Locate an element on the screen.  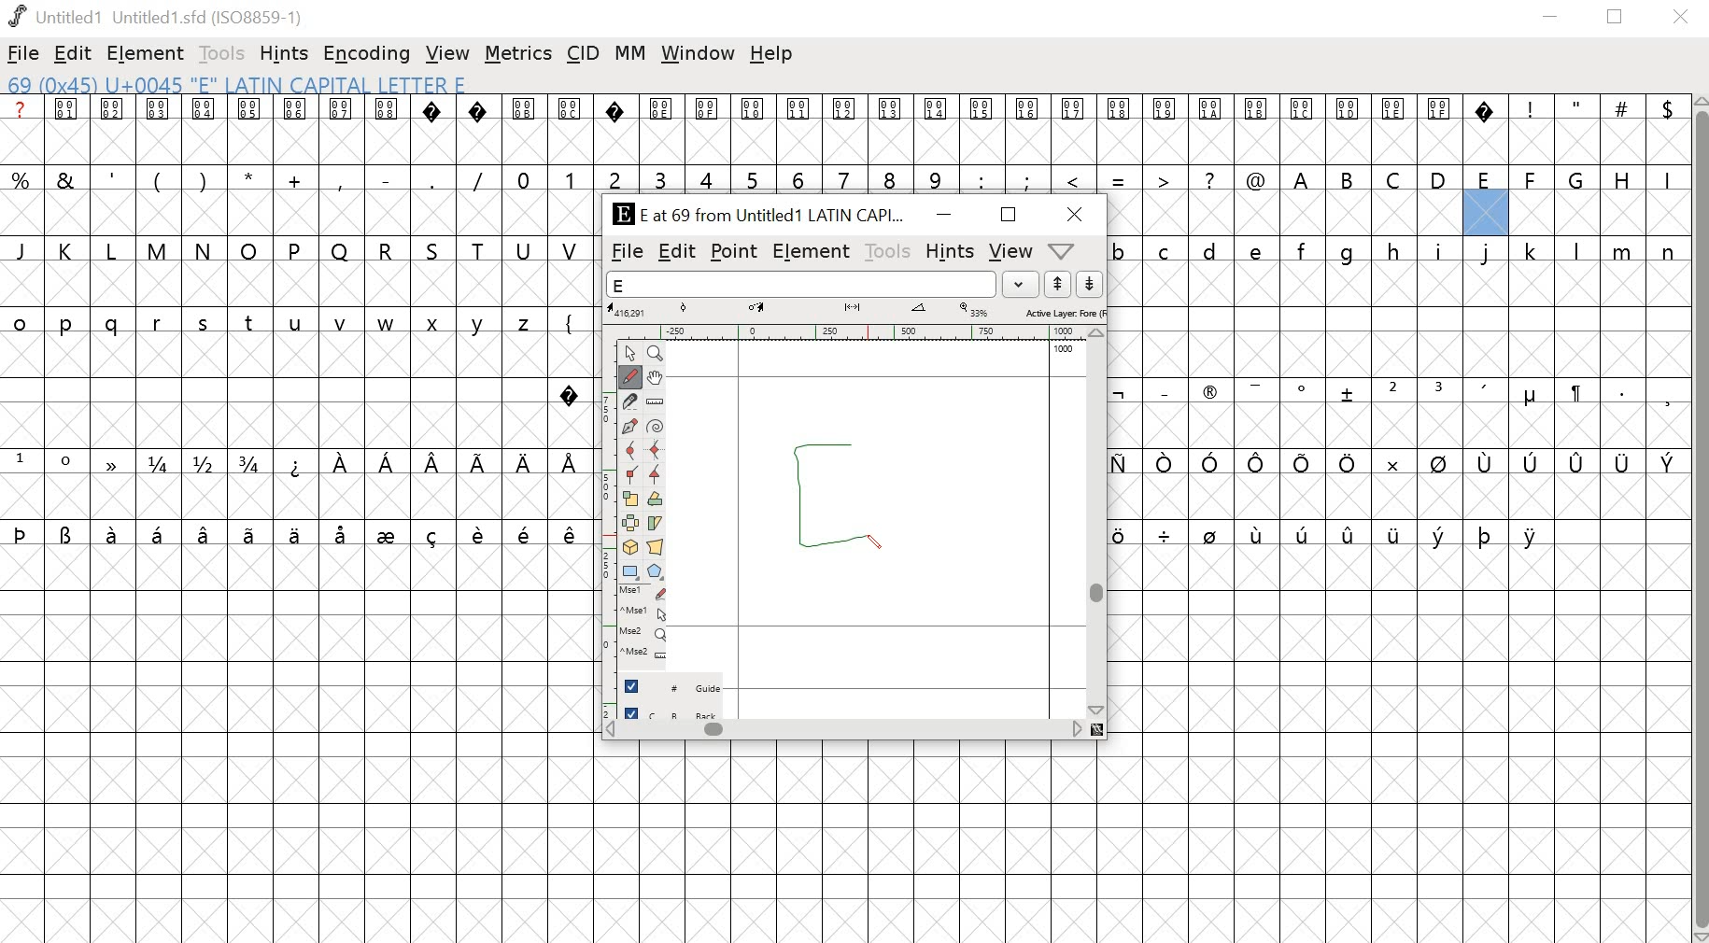
lowercase alphabets is located at coordinates (298, 321).